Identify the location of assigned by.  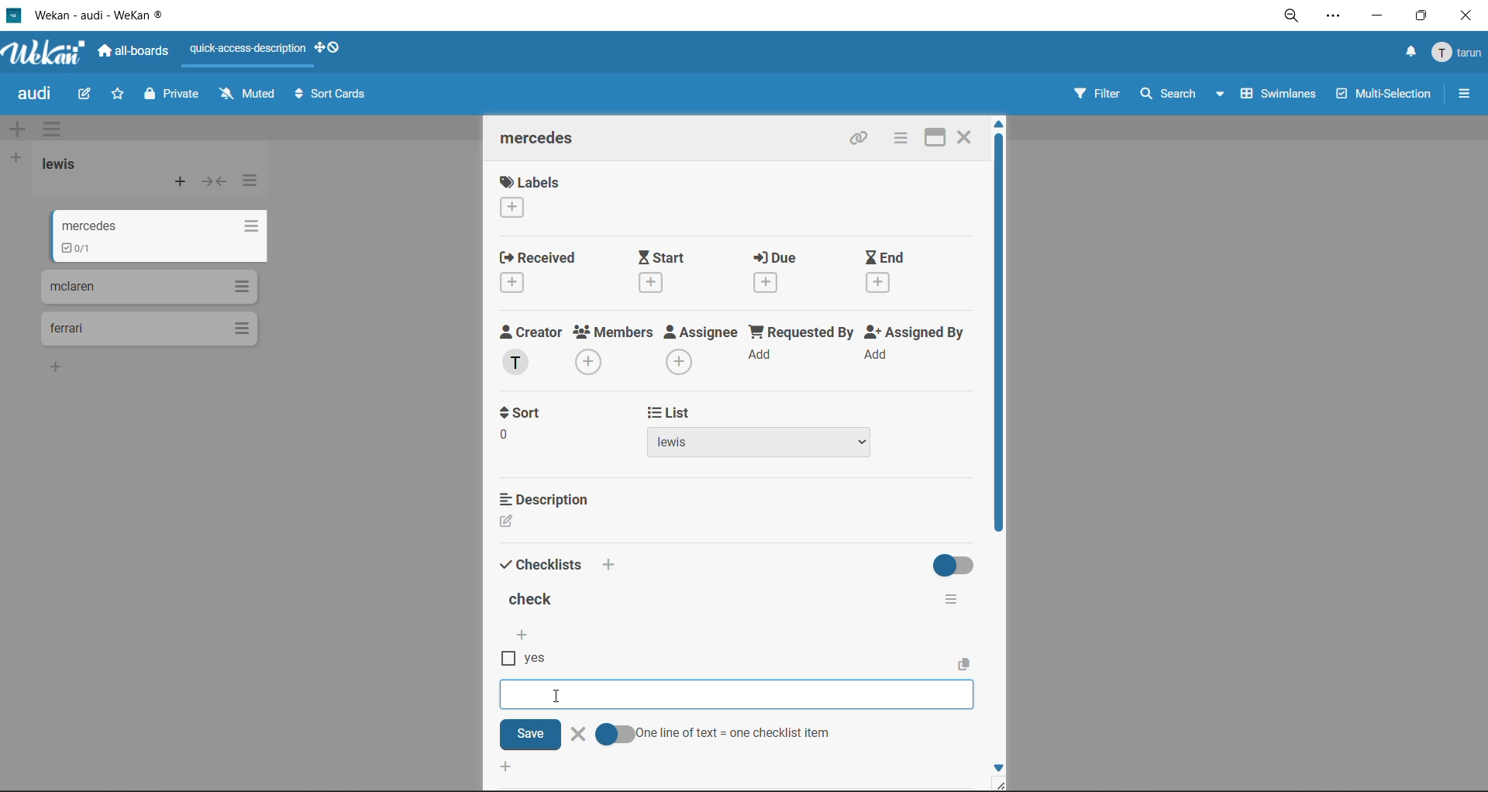
(918, 349).